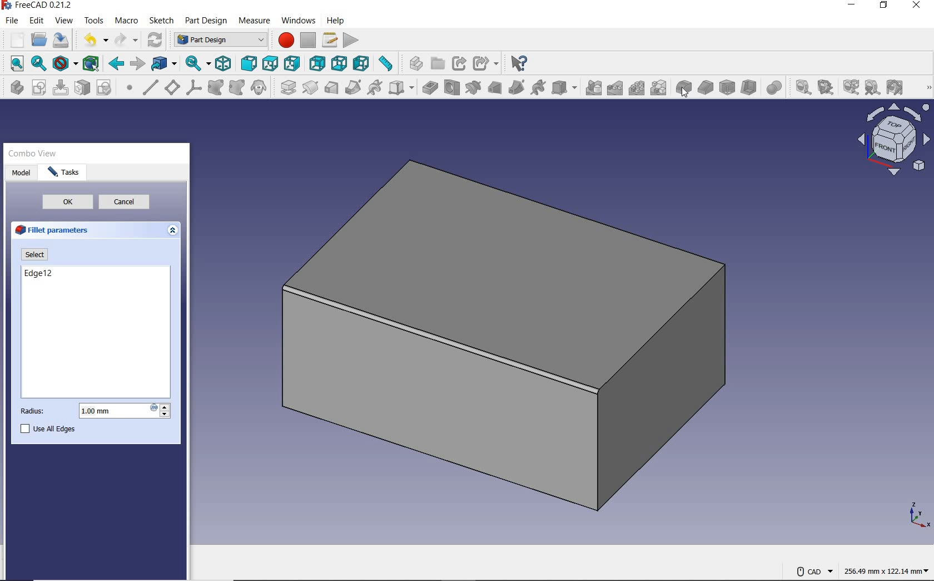 The image size is (934, 581). I want to click on xyz points, so click(917, 516).